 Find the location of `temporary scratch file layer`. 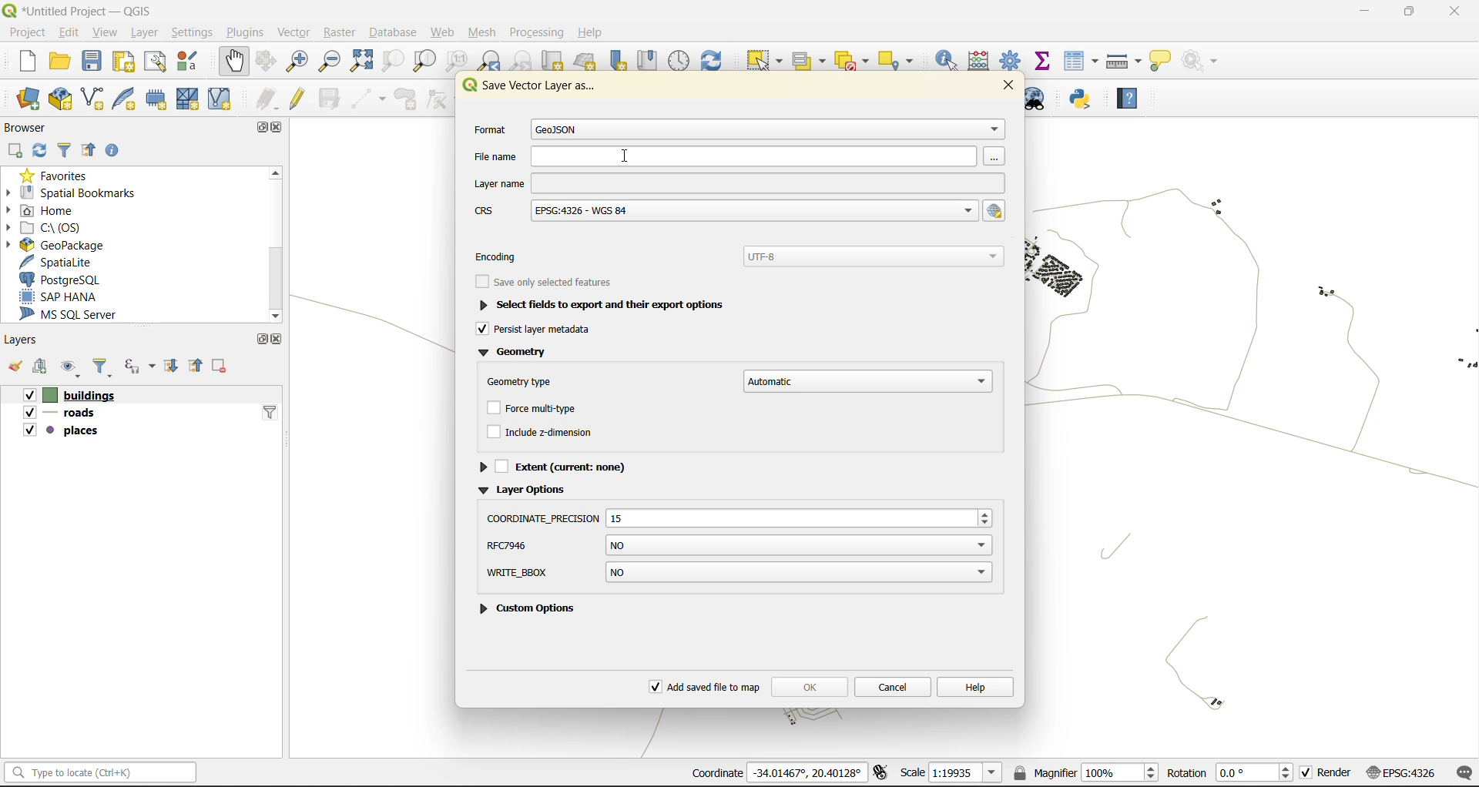

temporary scratch file layer is located at coordinates (161, 98).